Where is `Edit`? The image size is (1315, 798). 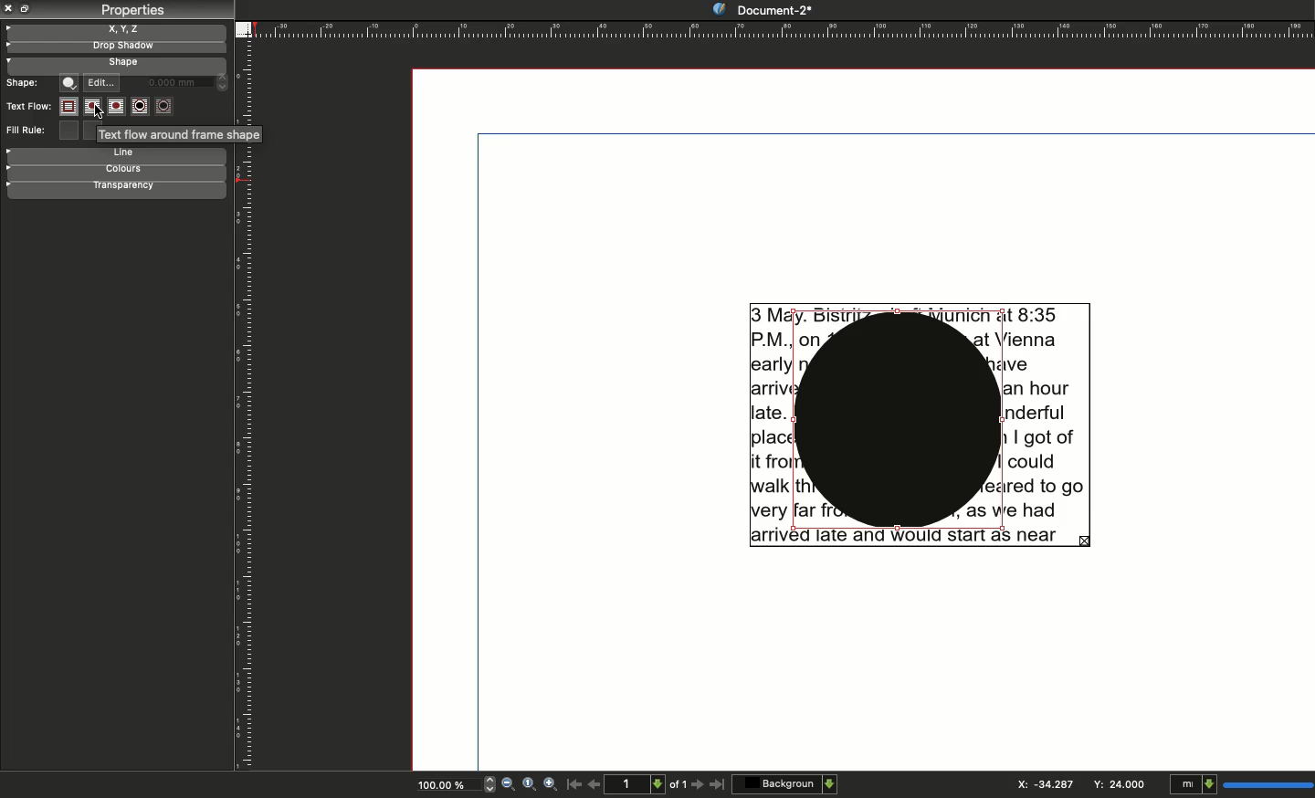 Edit is located at coordinates (101, 79).